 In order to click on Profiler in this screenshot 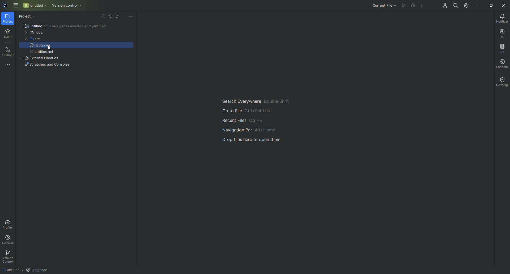, I will do `click(9, 224)`.